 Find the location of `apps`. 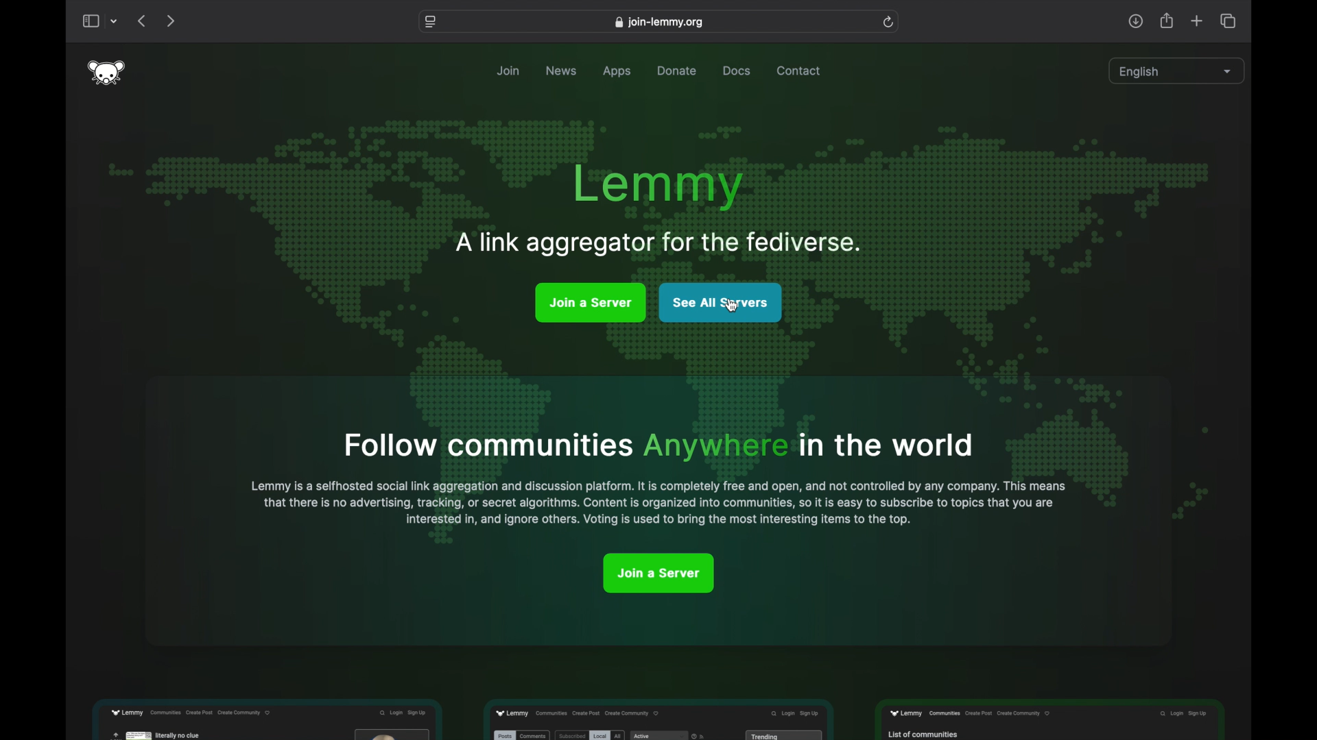

apps is located at coordinates (617, 71).